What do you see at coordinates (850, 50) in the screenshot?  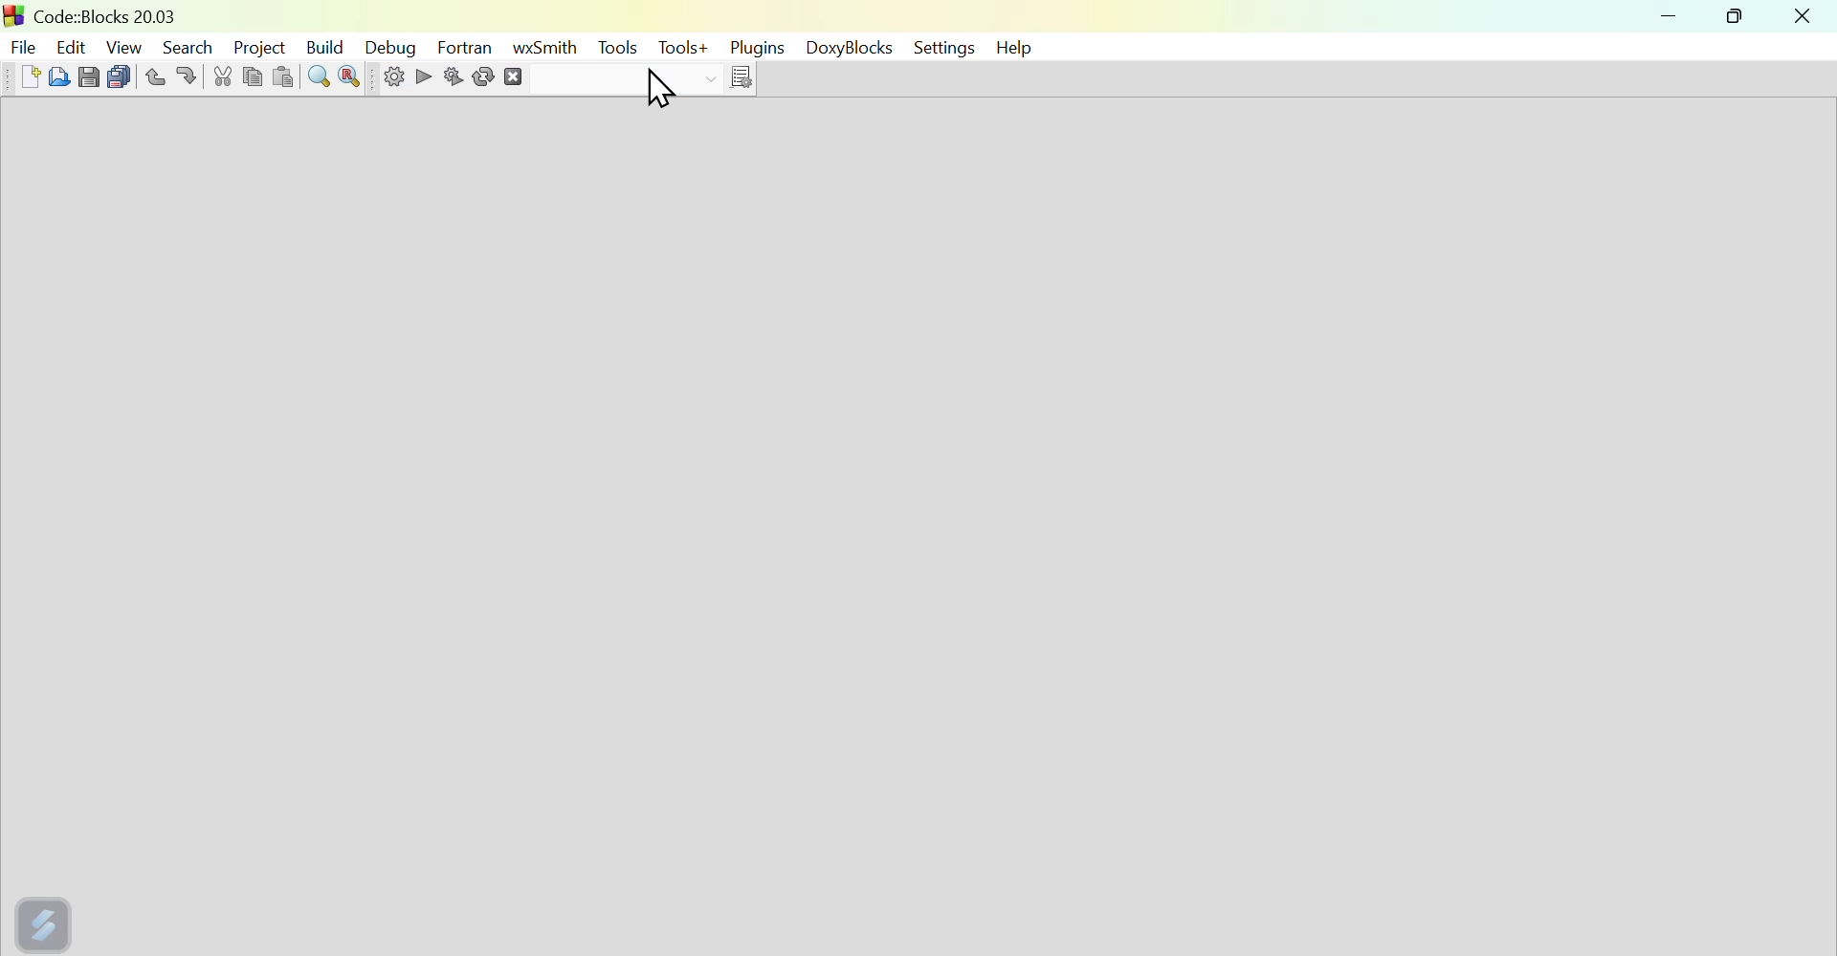 I see `Doxyblocks` at bounding box center [850, 50].